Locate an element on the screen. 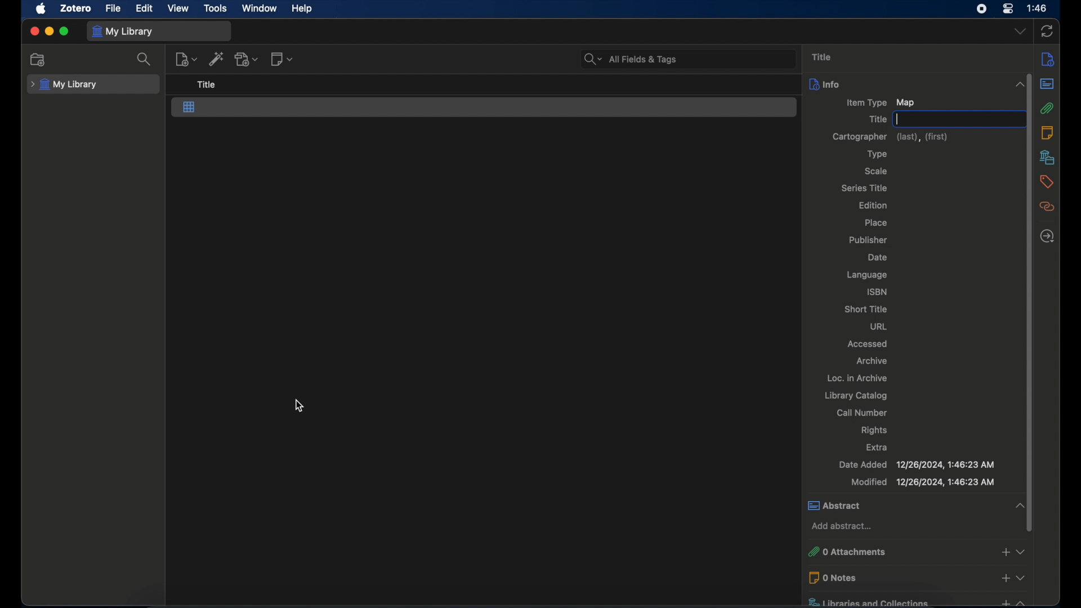 The image size is (1081, 608). rights is located at coordinates (874, 430).